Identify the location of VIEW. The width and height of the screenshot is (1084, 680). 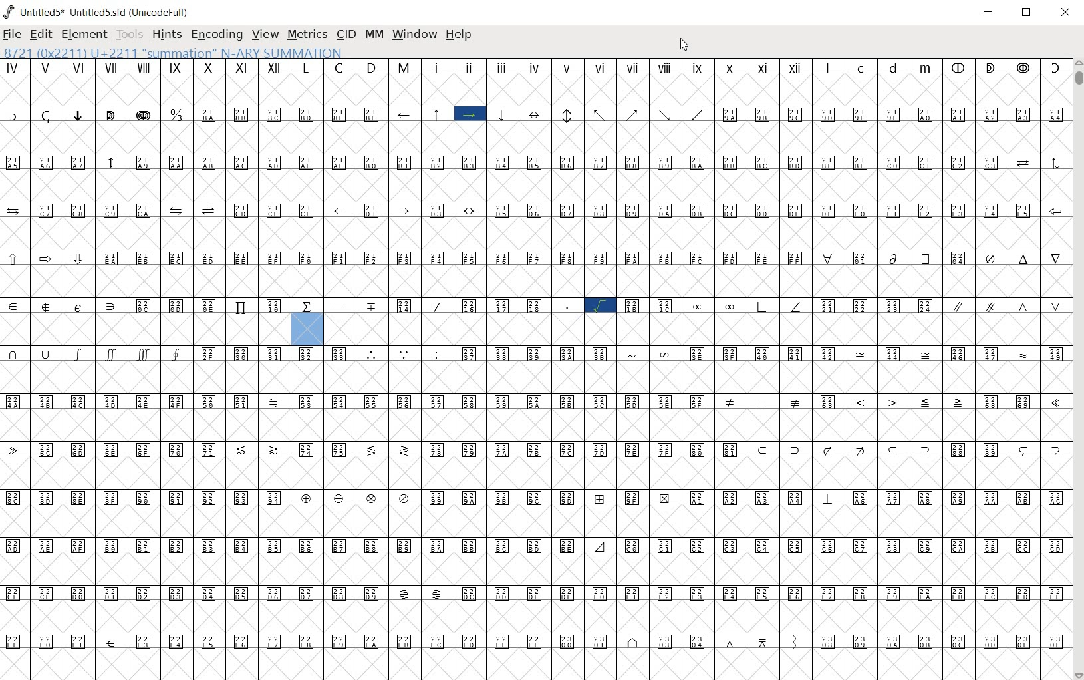
(265, 34).